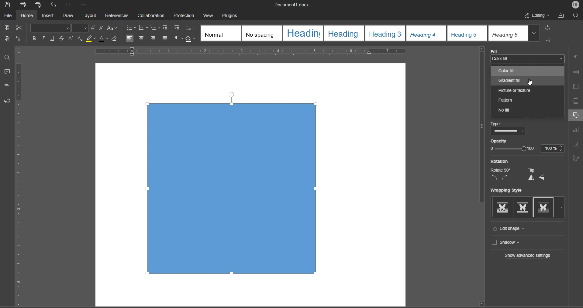 This screenshot has width=583, height=308. Describe the element at coordinates (549, 28) in the screenshot. I see `Replace` at that location.